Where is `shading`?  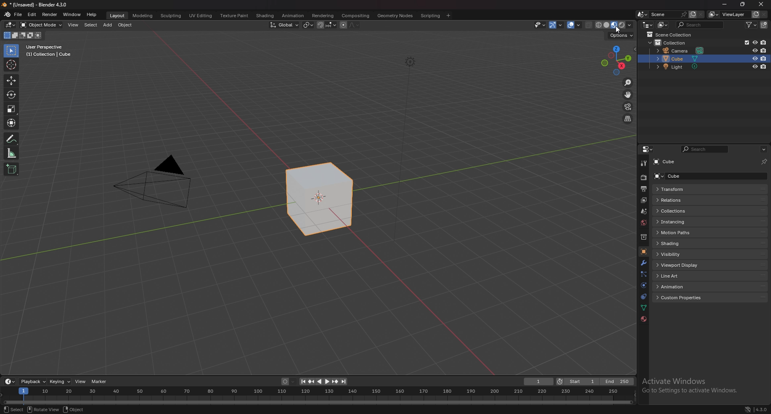
shading is located at coordinates (692, 243).